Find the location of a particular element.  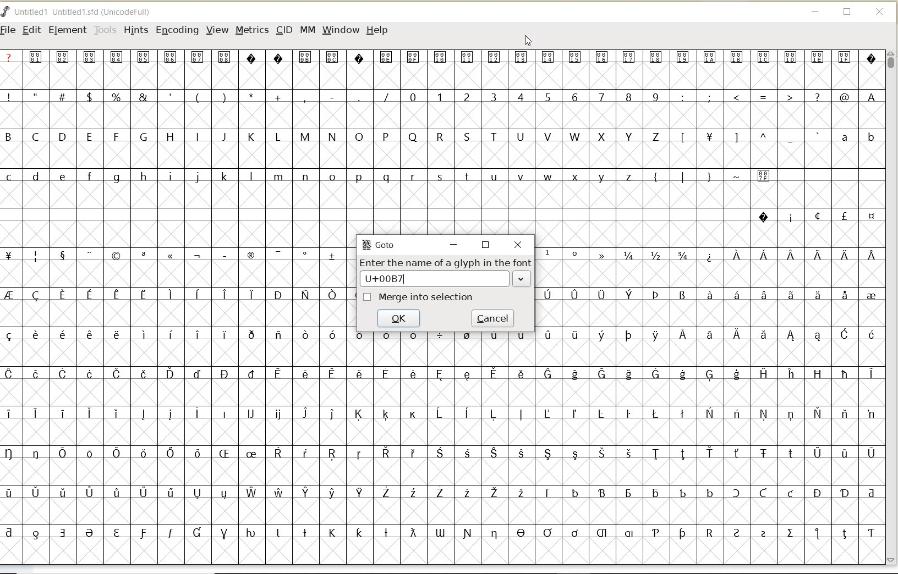

HELP is located at coordinates (377, 29).